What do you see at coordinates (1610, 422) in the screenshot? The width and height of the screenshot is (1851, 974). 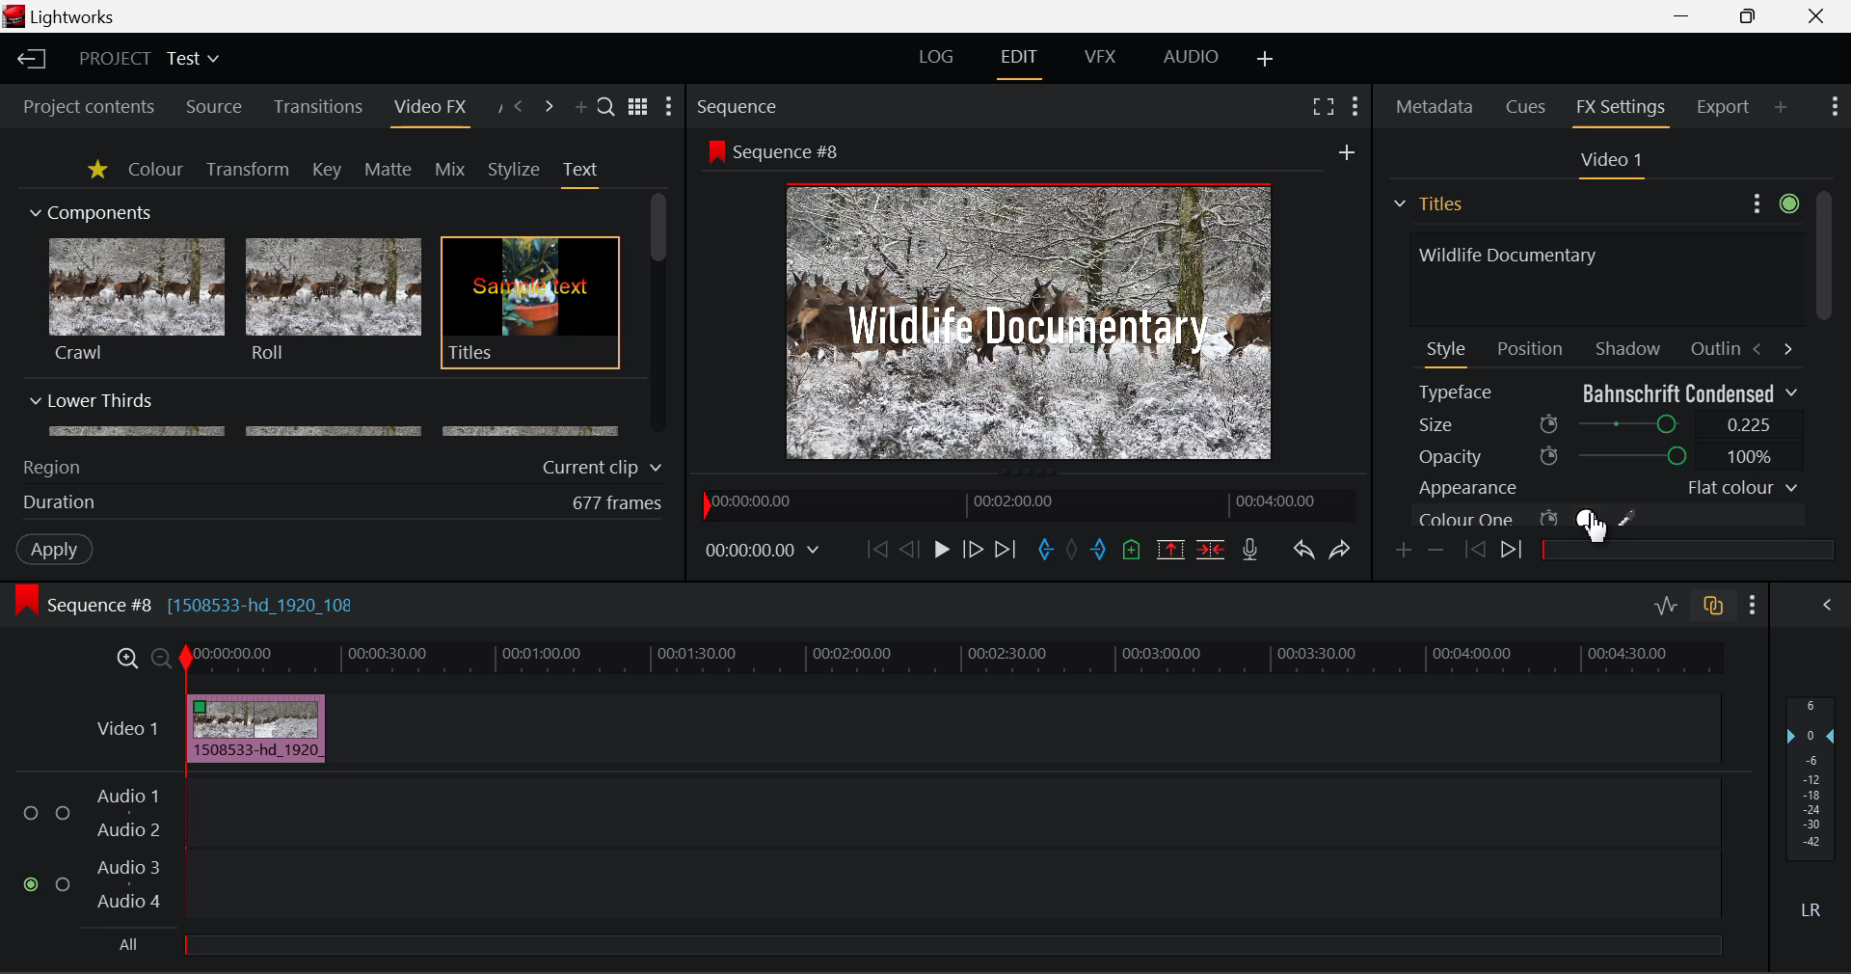 I see `Size` at bounding box center [1610, 422].